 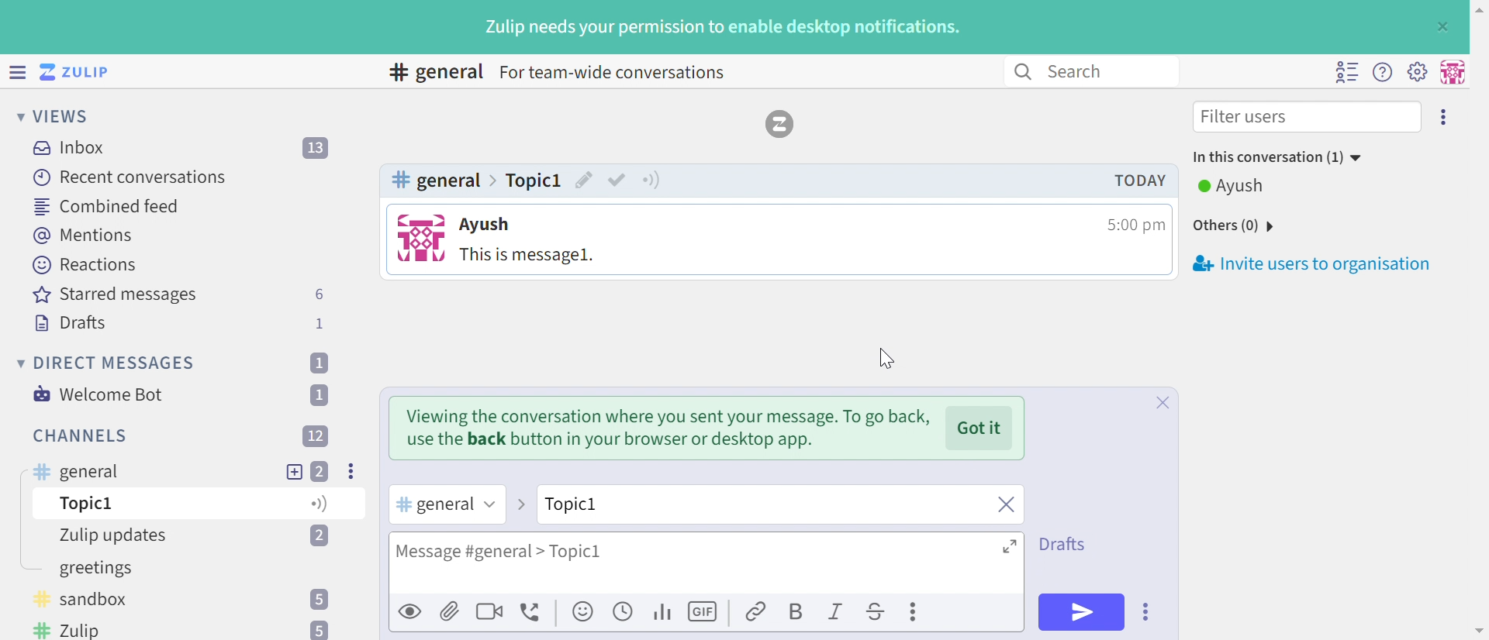 What do you see at coordinates (534, 179) in the screenshot?
I see `Topic1` at bounding box center [534, 179].